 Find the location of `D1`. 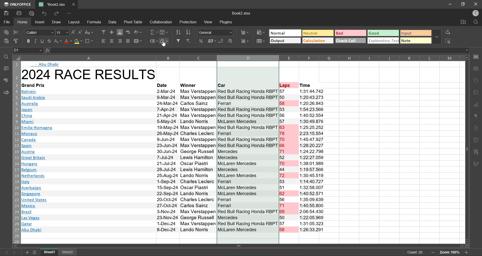

D1 is located at coordinates (28, 51).